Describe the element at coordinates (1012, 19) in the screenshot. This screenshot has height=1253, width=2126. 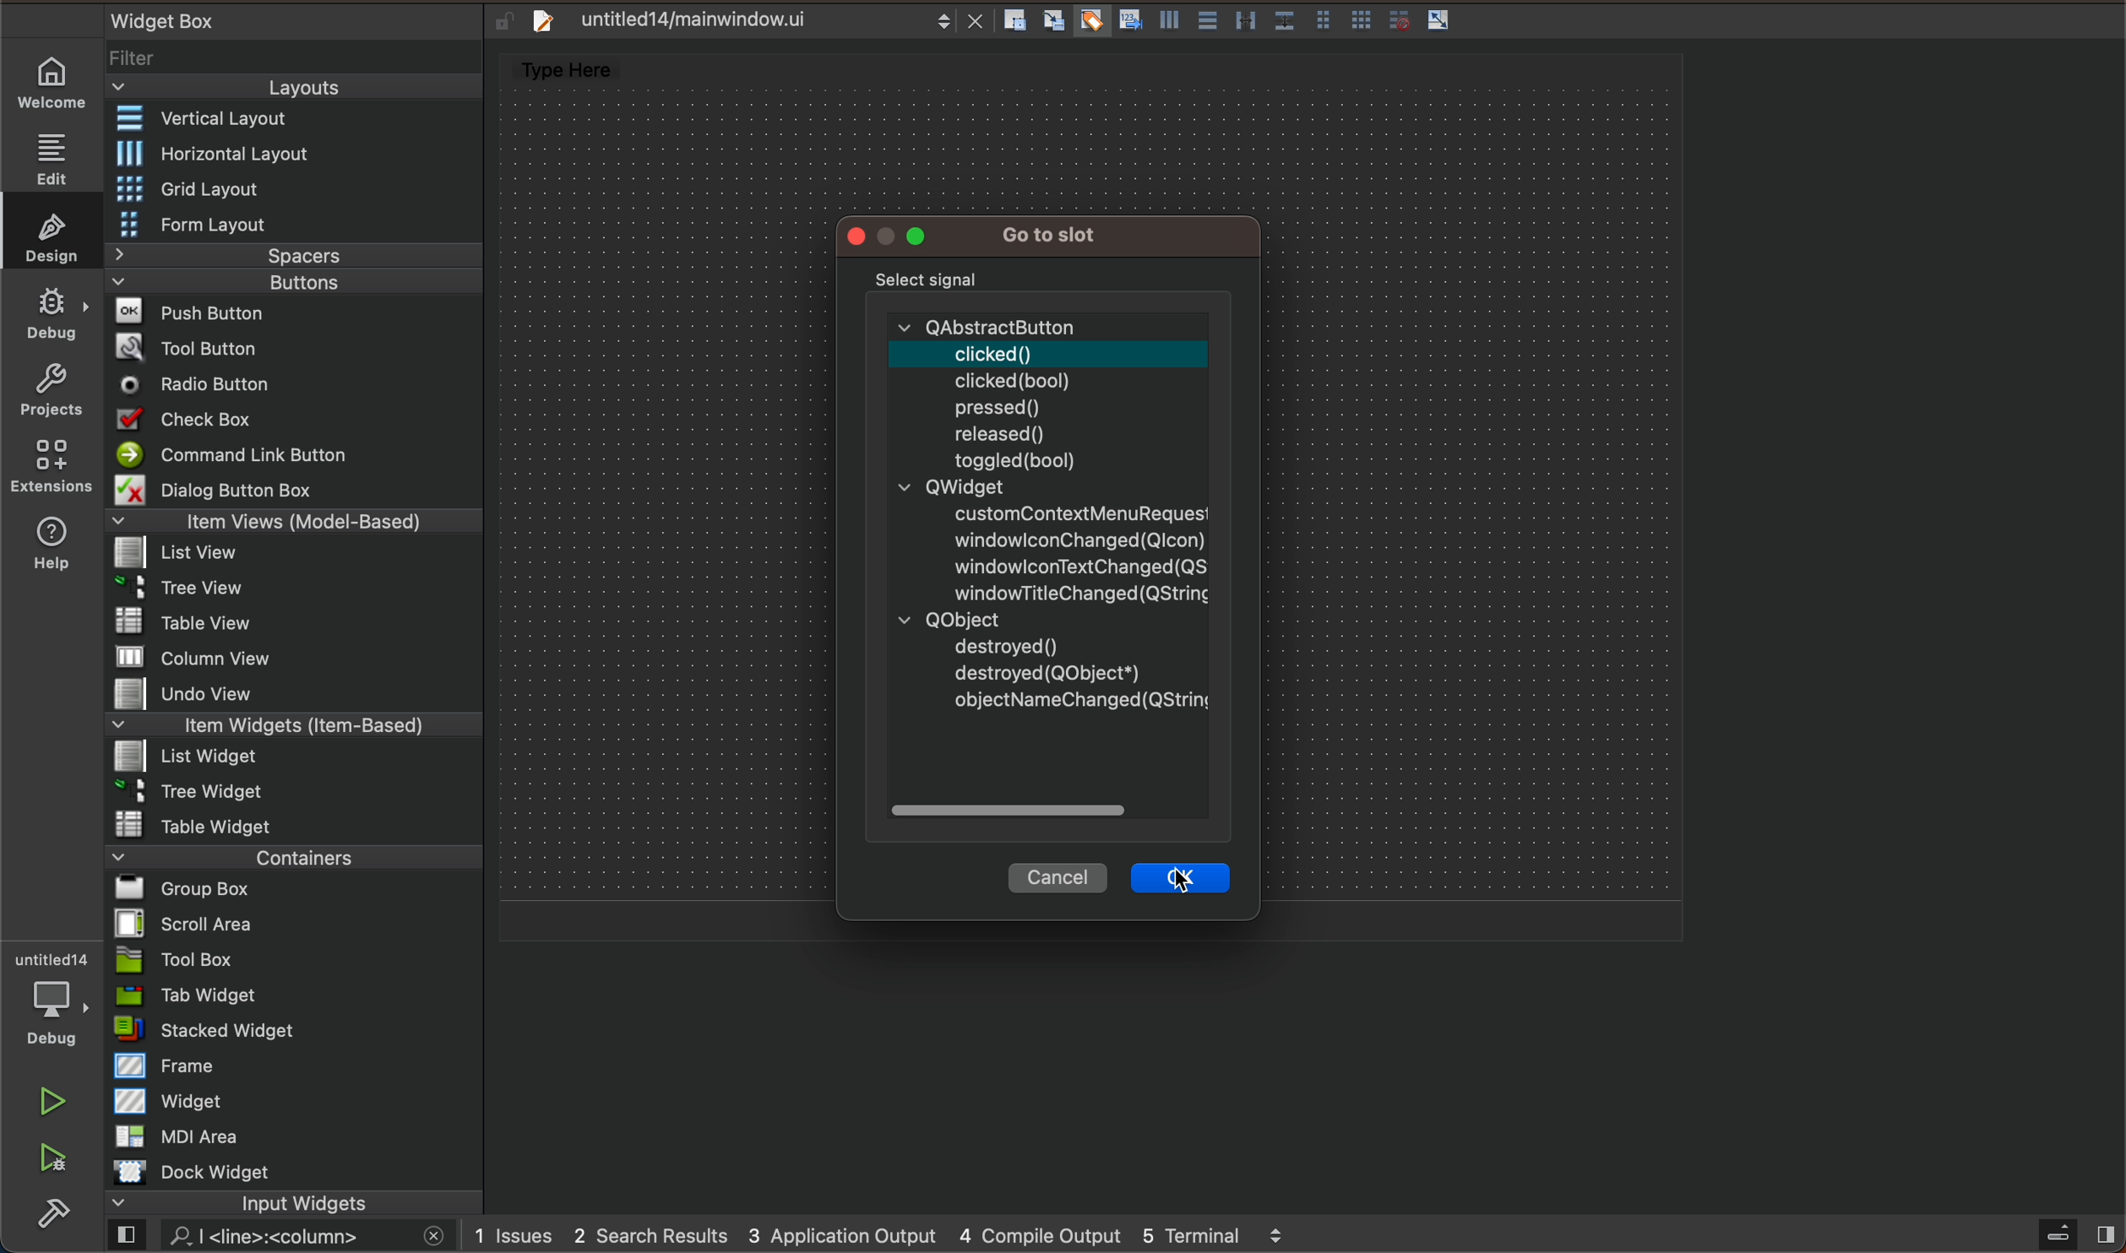
I see `` at that location.